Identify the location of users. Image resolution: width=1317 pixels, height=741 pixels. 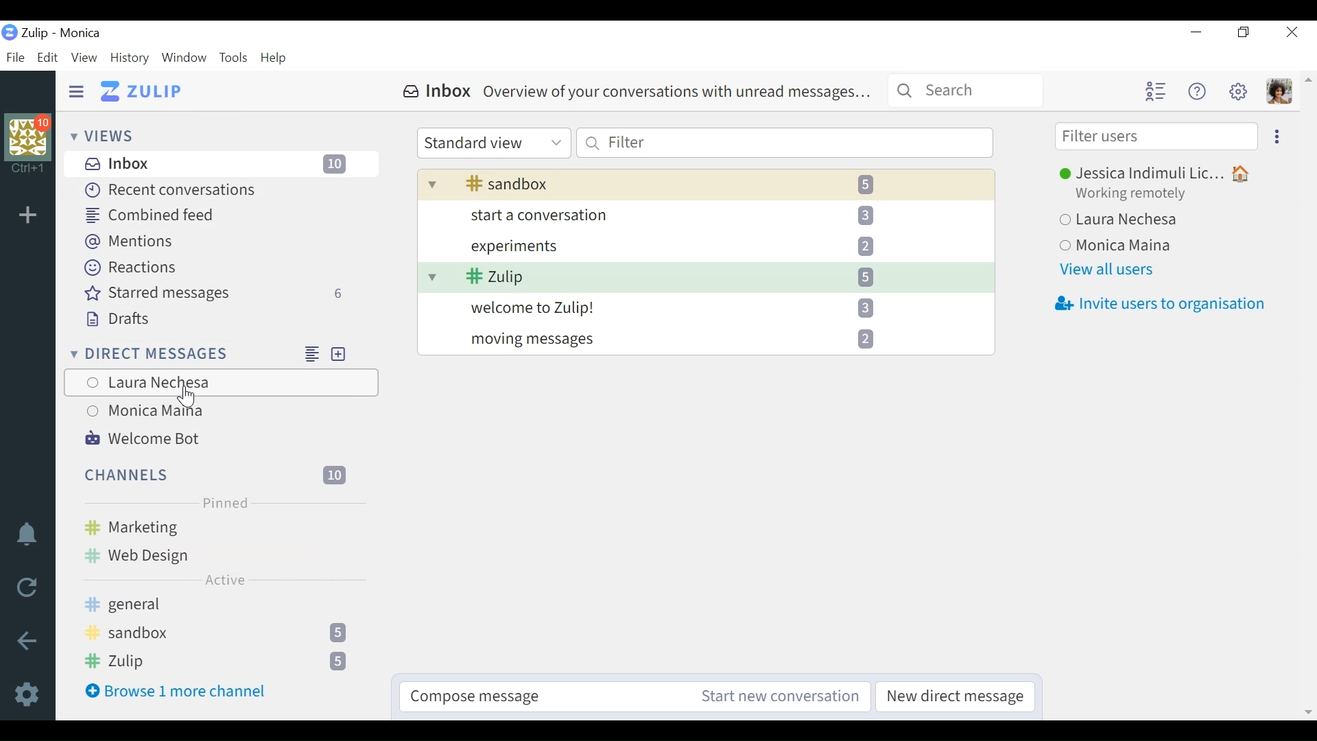
(217, 397).